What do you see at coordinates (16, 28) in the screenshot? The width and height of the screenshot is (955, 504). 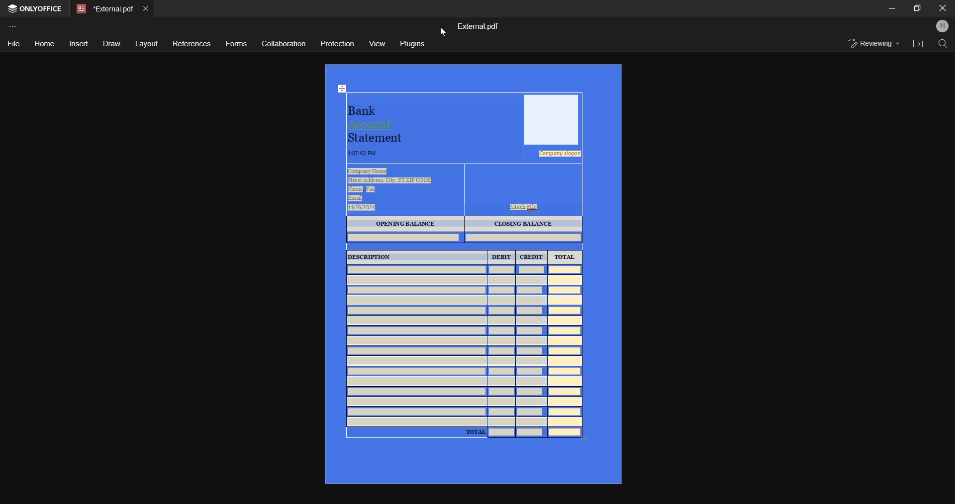 I see `Customize Toolbar` at bounding box center [16, 28].